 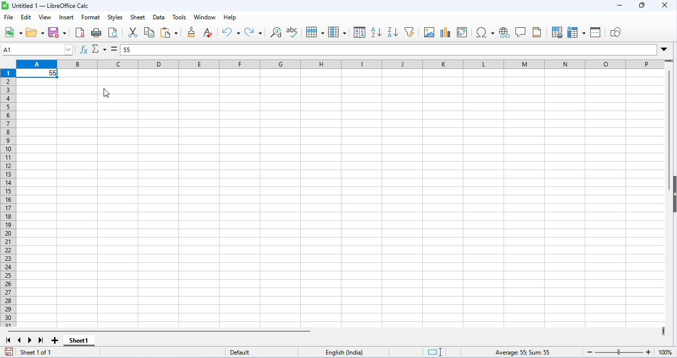 I want to click on number in default style, so click(x=39, y=74).